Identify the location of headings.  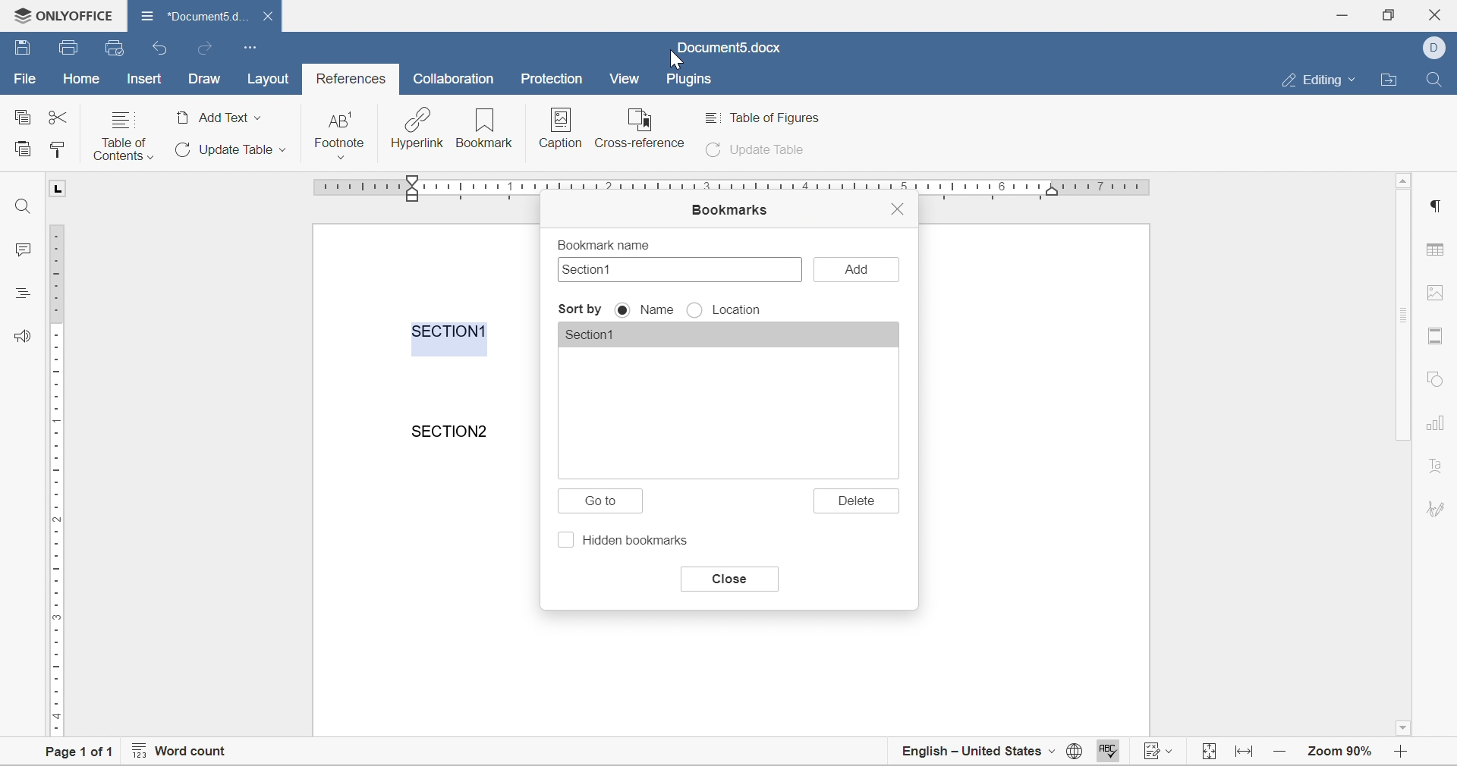
(20, 291).